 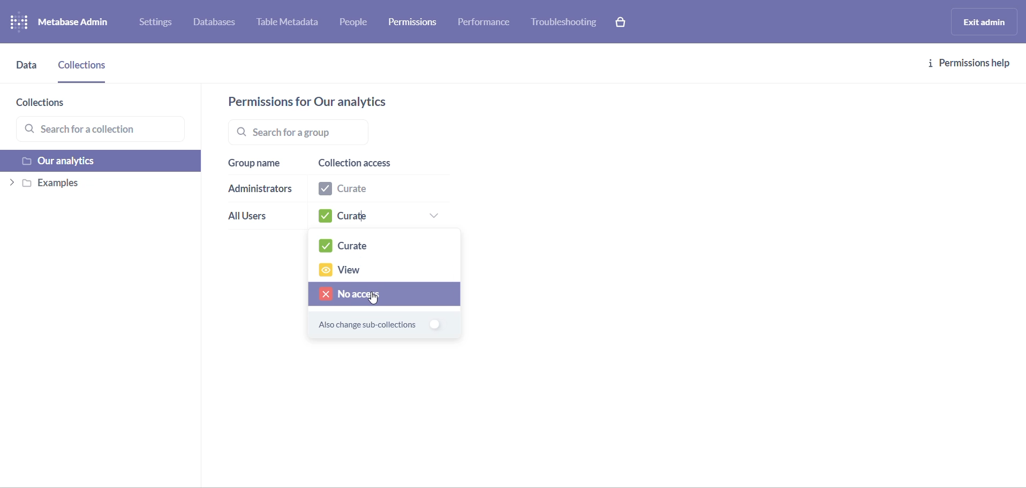 I want to click on logo and name, so click(x=69, y=22).